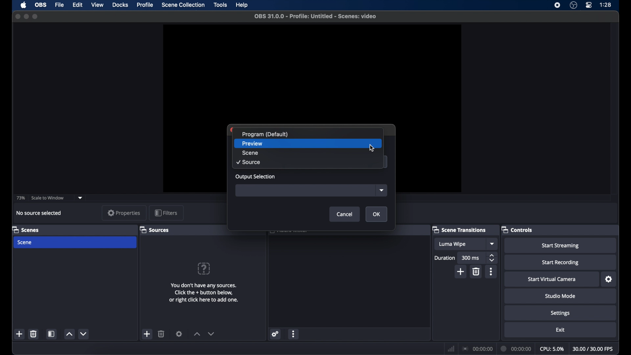 The width and height of the screenshot is (631, 355). Describe the element at coordinates (345, 214) in the screenshot. I see `cancel` at that location.